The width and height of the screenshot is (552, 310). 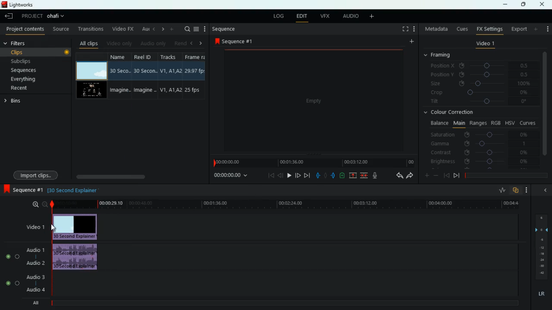 I want to click on audio, so click(x=349, y=16).